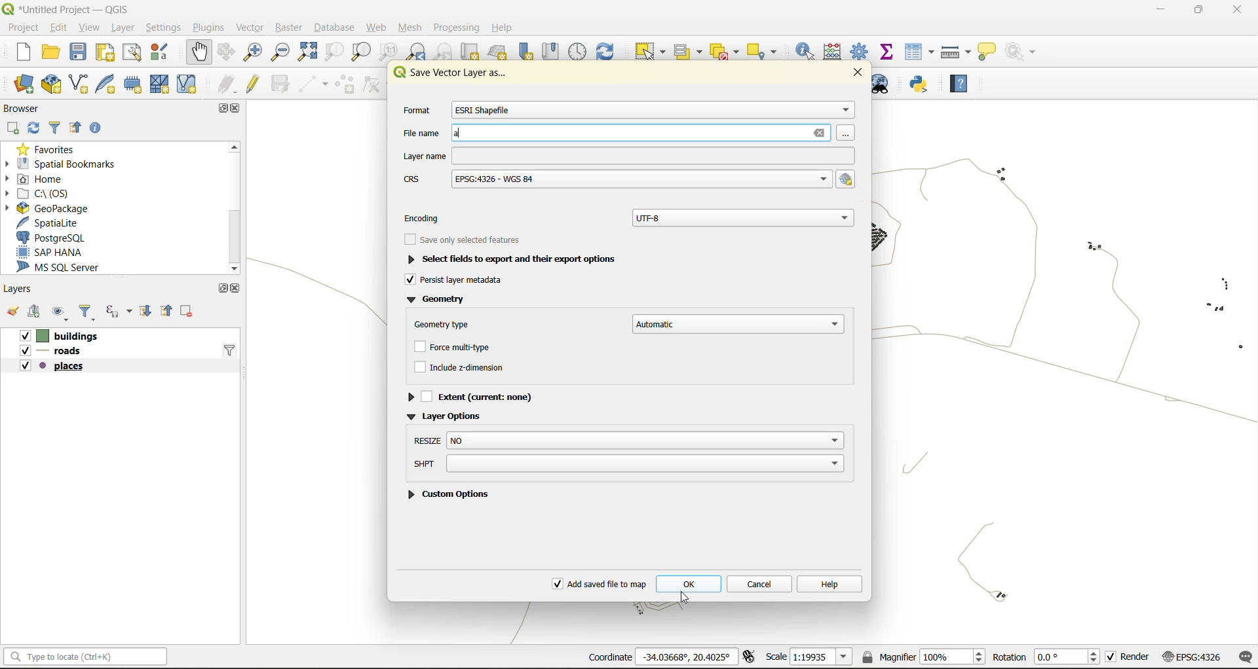 The width and height of the screenshot is (1258, 669). I want to click on log messages, so click(1244, 657).